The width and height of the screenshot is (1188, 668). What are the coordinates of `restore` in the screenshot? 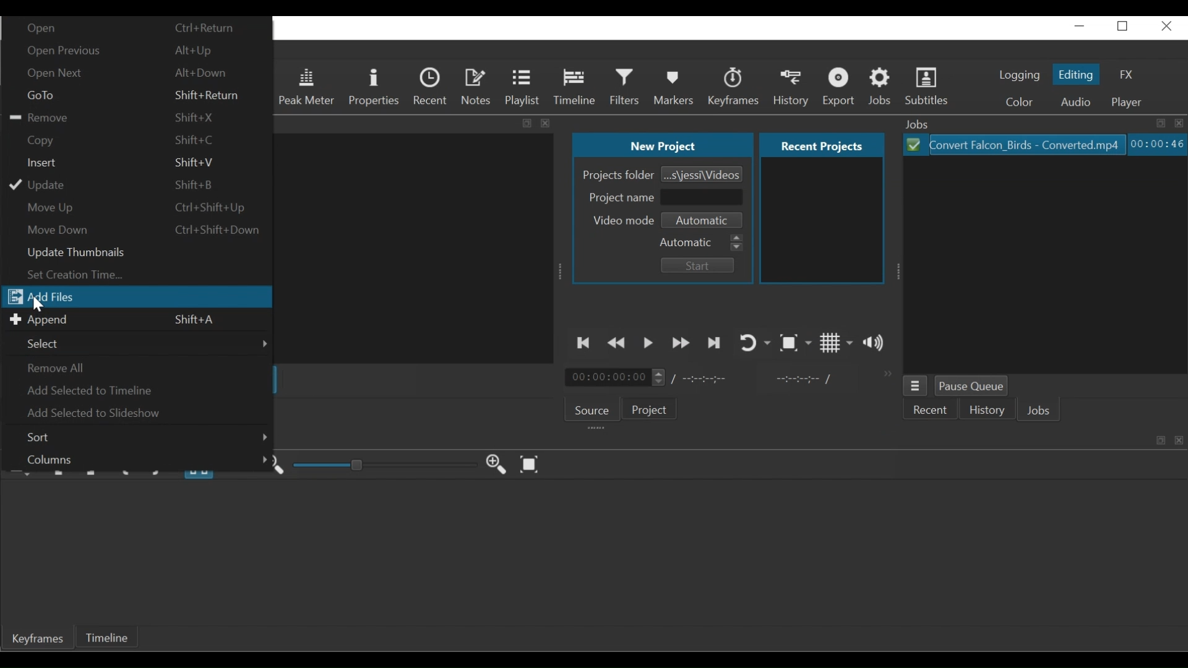 It's located at (1122, 27).